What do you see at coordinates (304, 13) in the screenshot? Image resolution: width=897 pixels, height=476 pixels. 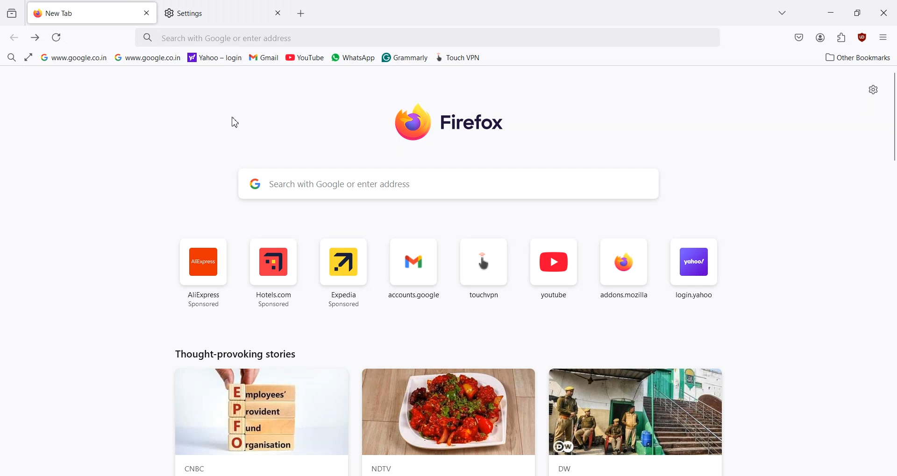 I see `Add new Tab` at bounding box center [304, 13].